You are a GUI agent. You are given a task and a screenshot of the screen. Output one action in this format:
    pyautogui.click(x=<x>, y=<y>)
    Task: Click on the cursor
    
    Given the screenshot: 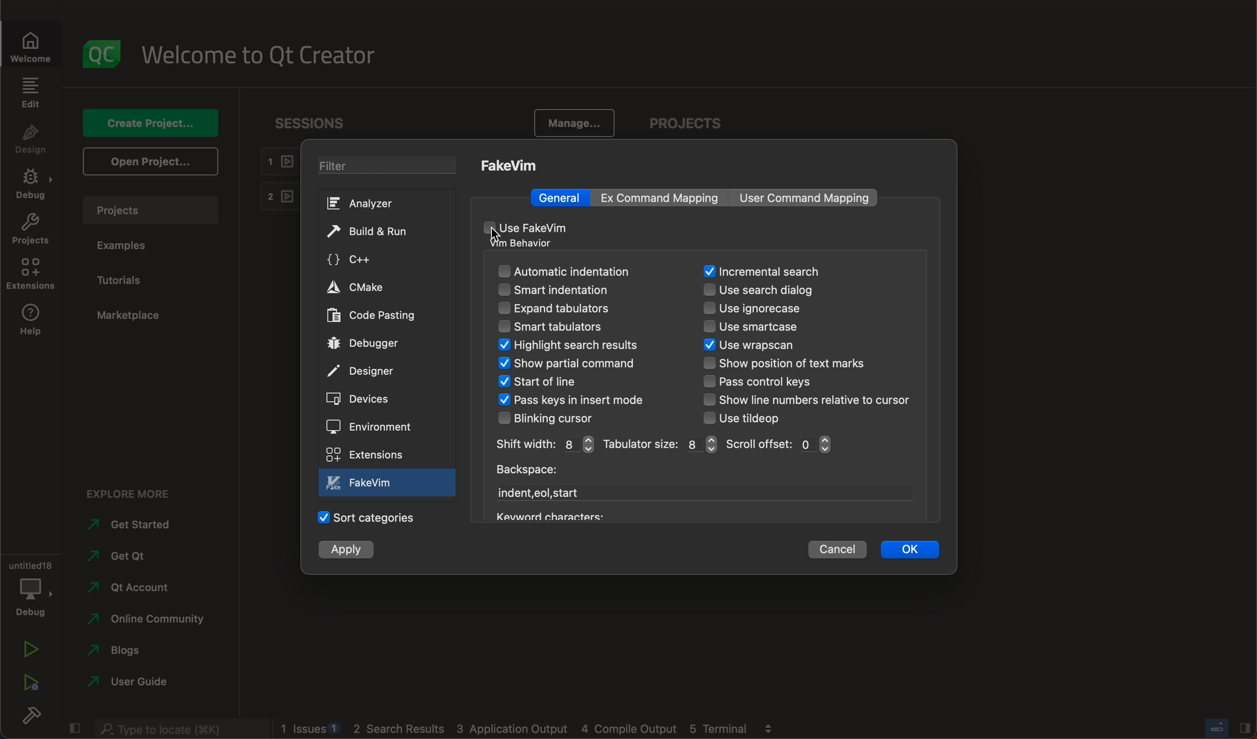 What is the action you would take?
    pyautogui.click(x=495, y=233)
    